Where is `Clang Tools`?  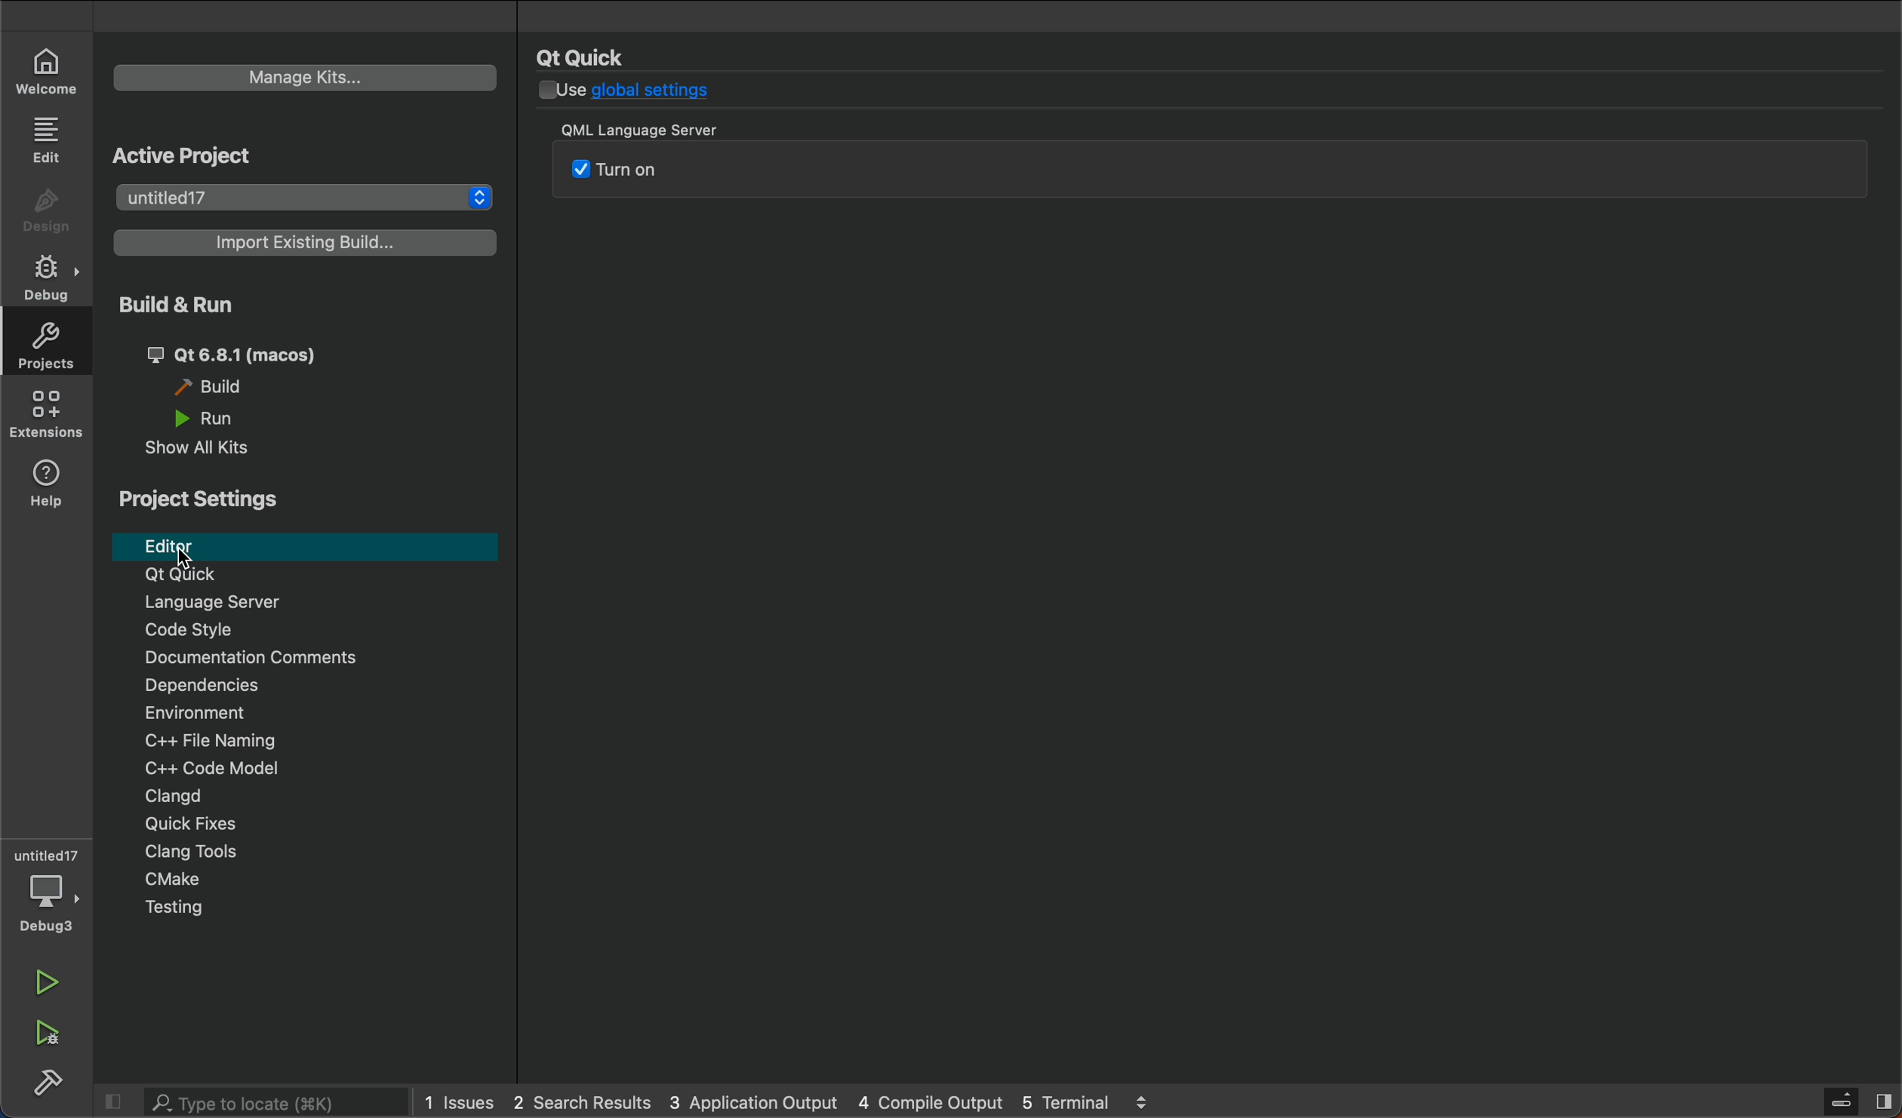
Clang Tools is located at coordinates (283, 854).